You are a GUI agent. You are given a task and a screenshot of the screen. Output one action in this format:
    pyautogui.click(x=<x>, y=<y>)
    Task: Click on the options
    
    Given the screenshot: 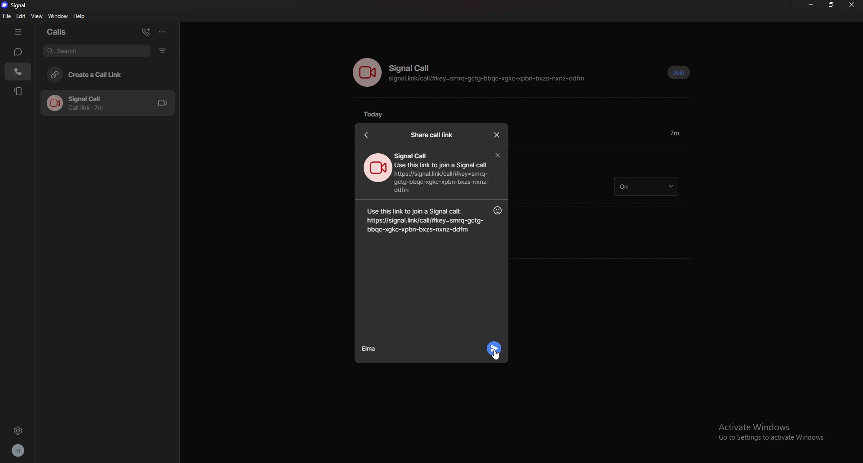 What is the action you would take?
    pyautogui.click(x=164, y=31)
    